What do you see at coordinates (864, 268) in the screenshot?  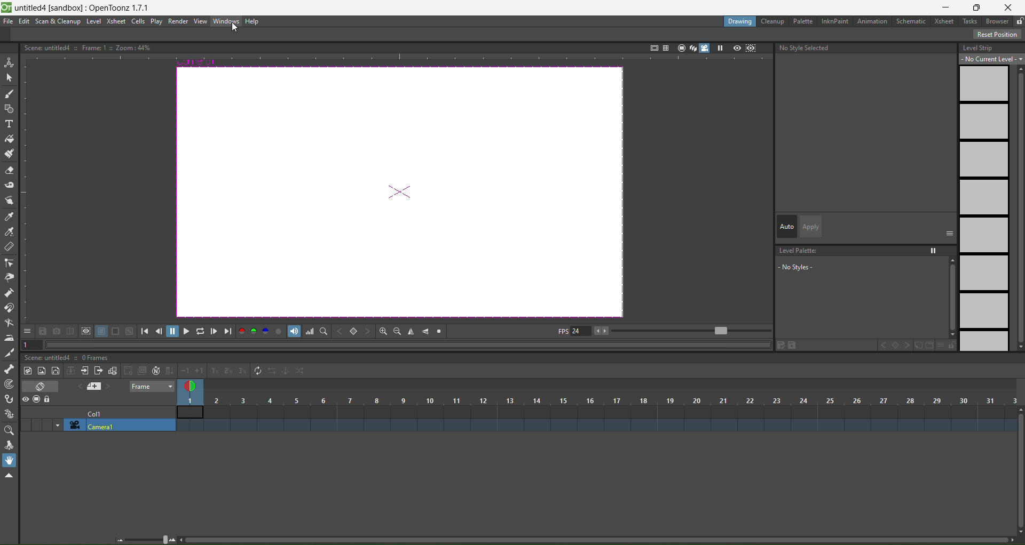 I see `level palette` at bounding box center [864, 268].